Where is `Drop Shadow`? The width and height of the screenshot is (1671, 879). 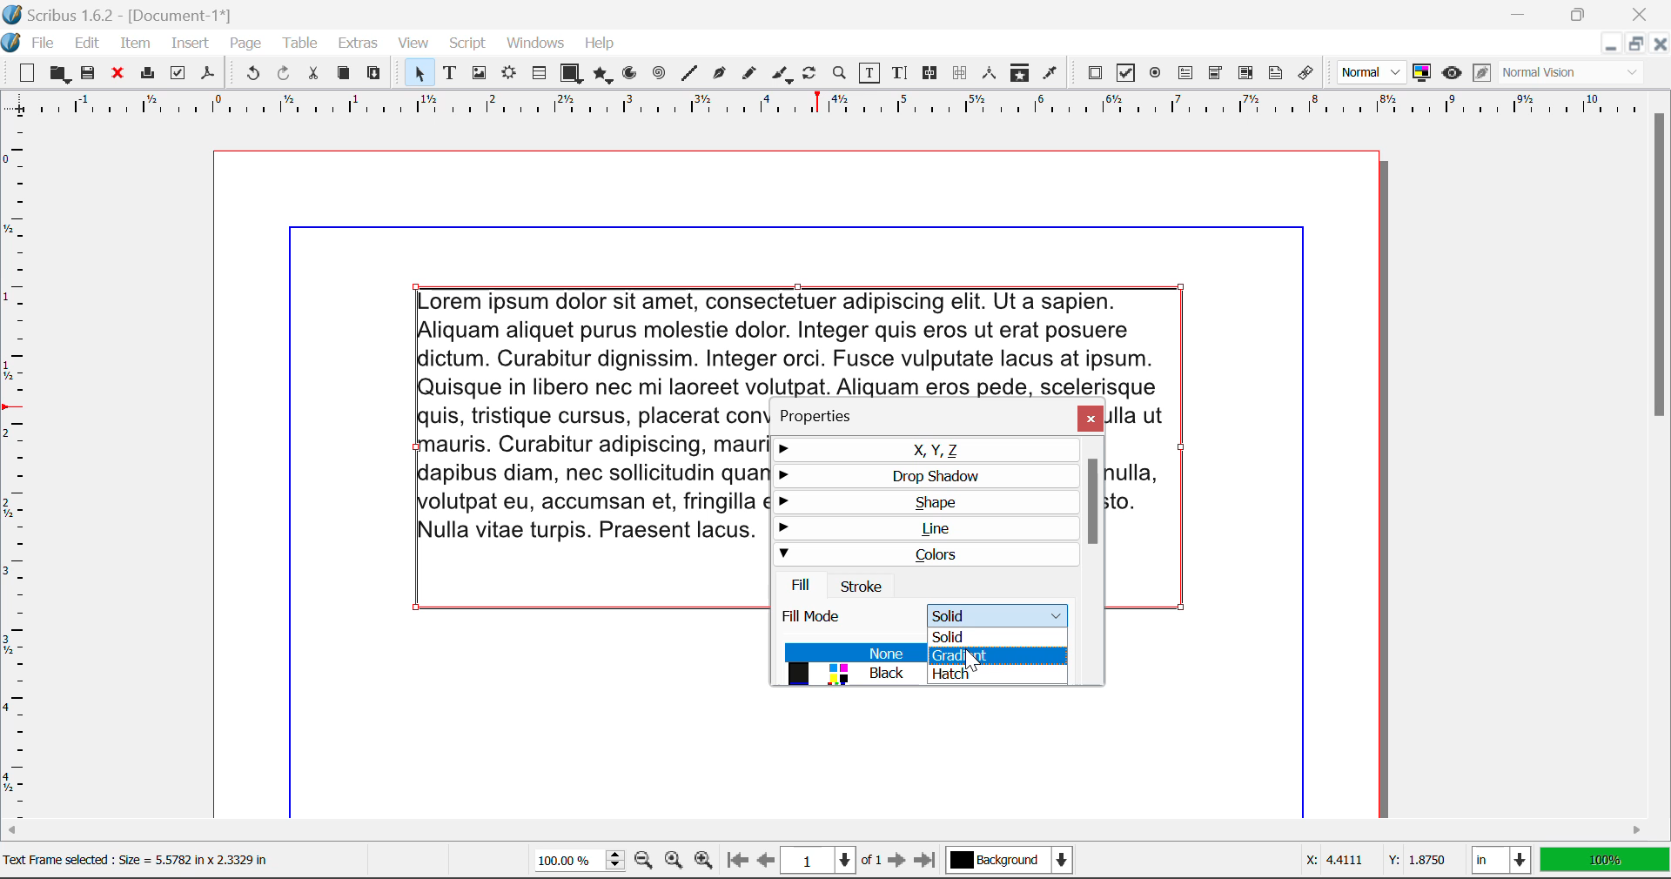
Drop Shadow is located at coordinates (928, 476).